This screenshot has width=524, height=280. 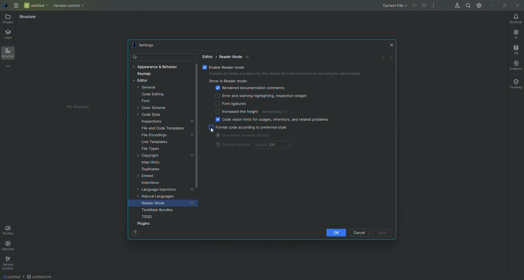 I want to click on Database, so click(x=515, y=50).